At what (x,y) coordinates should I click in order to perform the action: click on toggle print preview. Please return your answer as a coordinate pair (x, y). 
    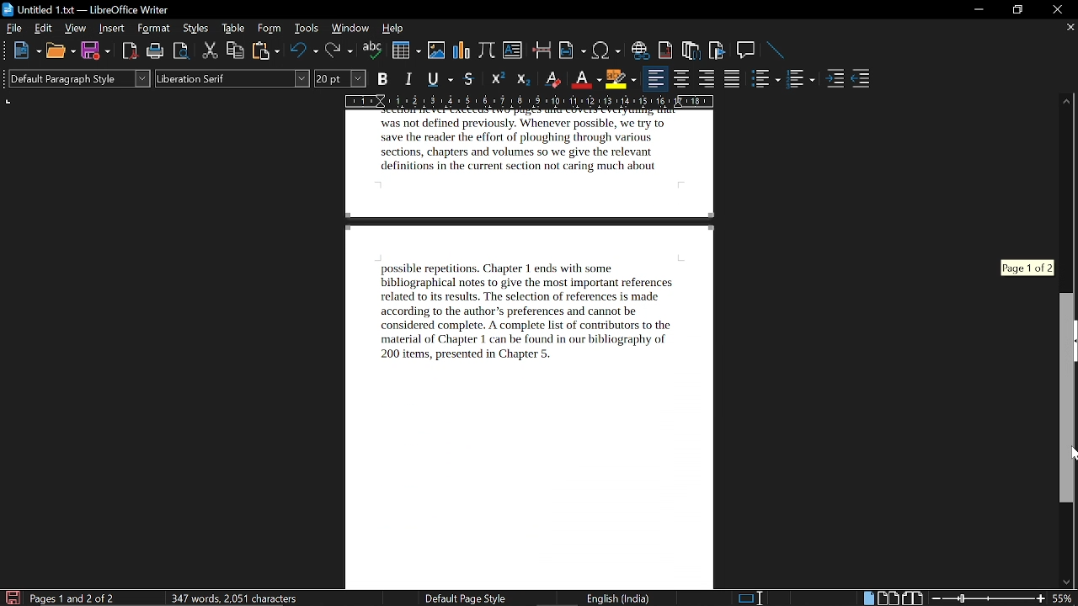
    Looking at the image, I should click on (182, 51).